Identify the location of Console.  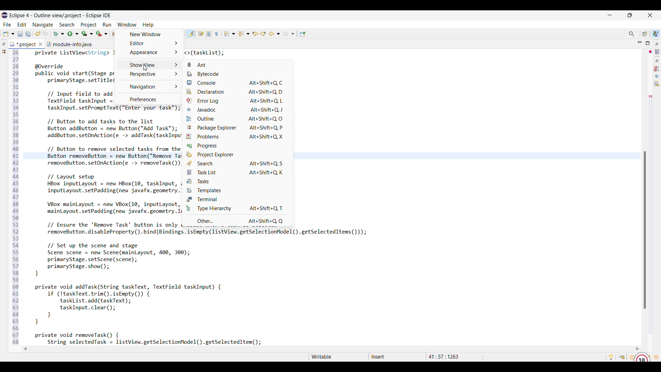
(237, 83).